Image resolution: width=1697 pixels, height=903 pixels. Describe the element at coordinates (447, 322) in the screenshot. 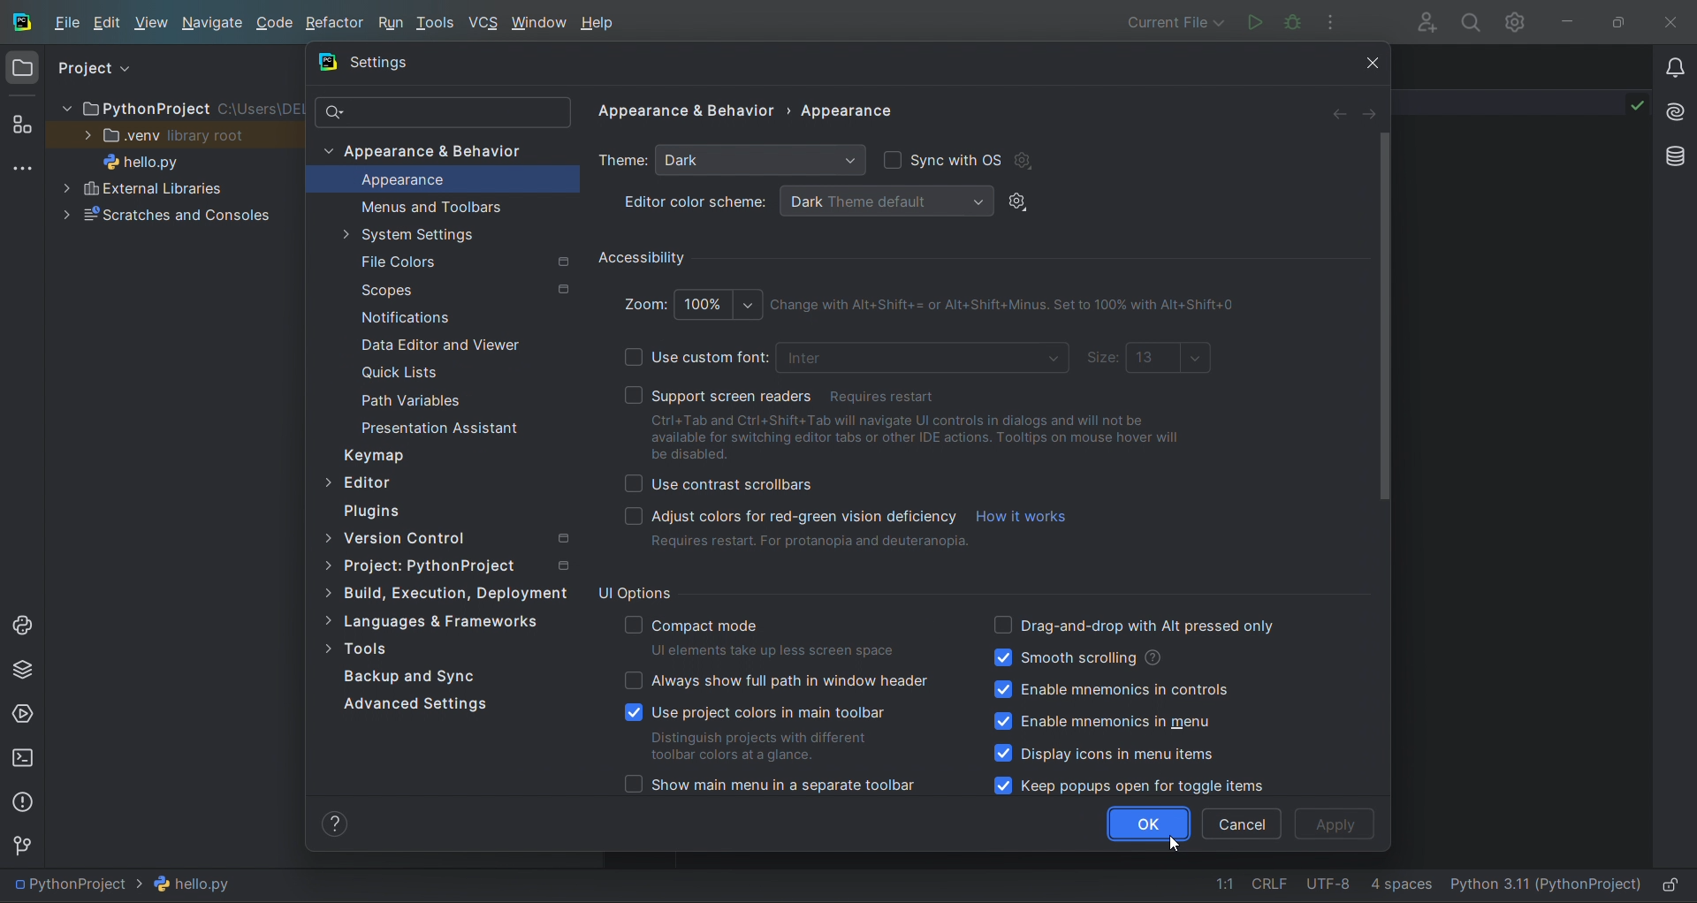

I see `Notification` at that location.